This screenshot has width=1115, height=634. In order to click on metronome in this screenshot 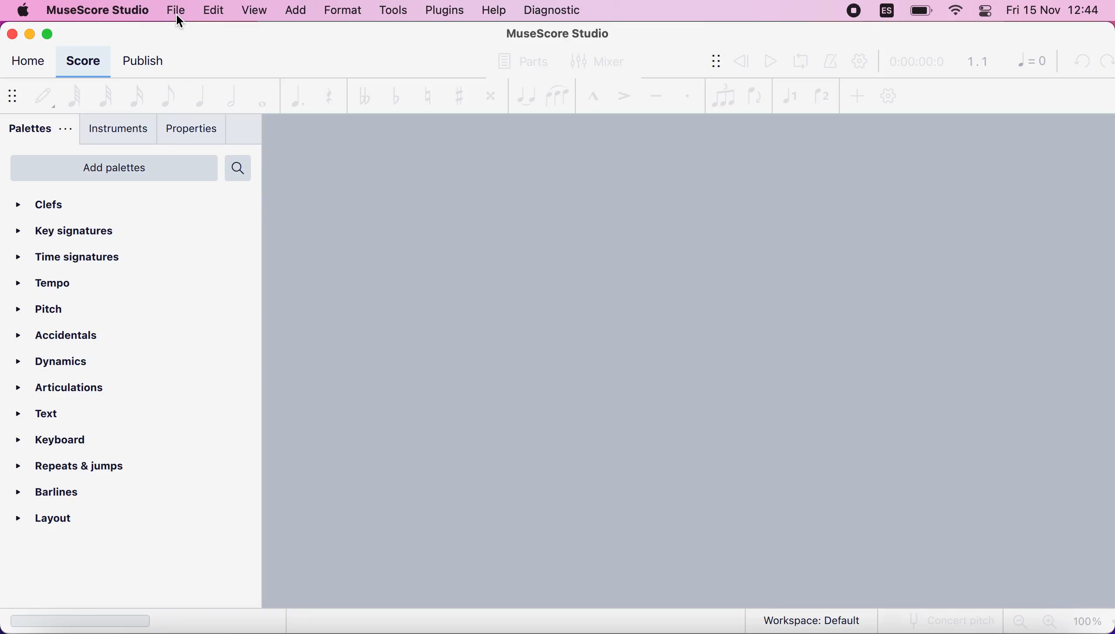, I will do `click(832, 61)`.